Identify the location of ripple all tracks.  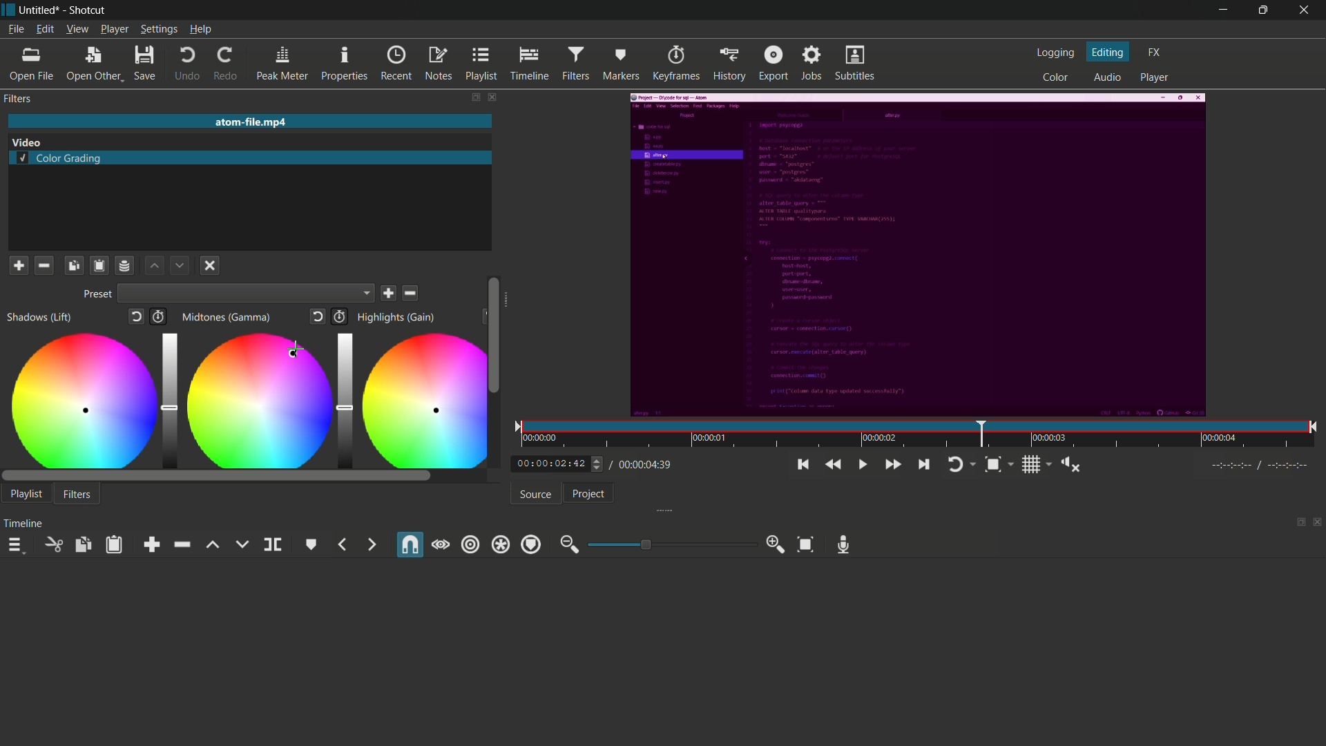
(500, 546).